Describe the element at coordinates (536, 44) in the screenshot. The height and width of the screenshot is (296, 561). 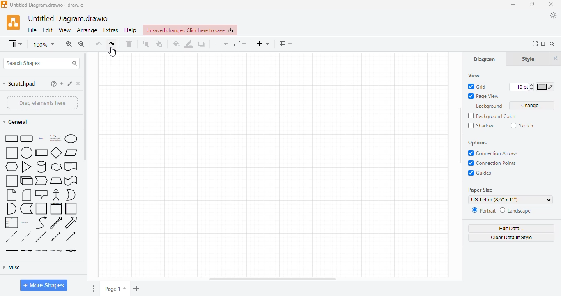
I see `full screen` at that location.